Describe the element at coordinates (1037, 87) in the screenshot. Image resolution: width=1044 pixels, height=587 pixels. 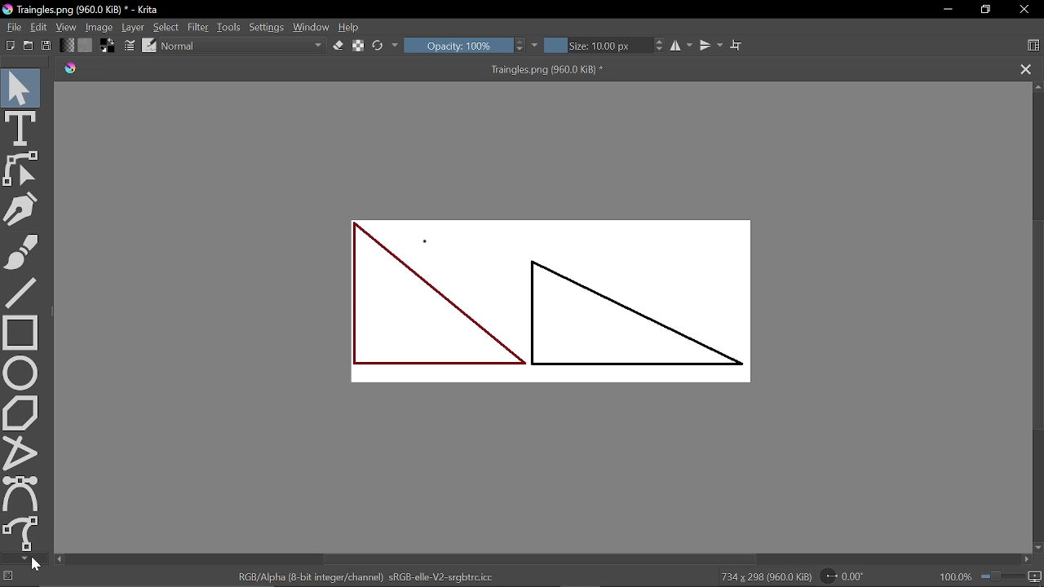
I see `Move up` at that location.